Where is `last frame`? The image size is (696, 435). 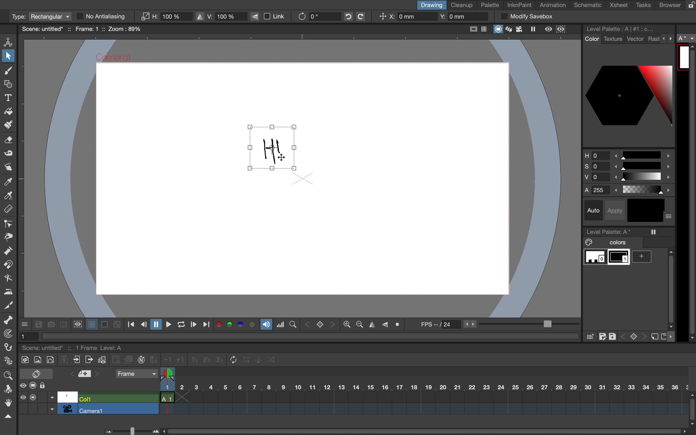 last frame is located at coordinates (207, 325).